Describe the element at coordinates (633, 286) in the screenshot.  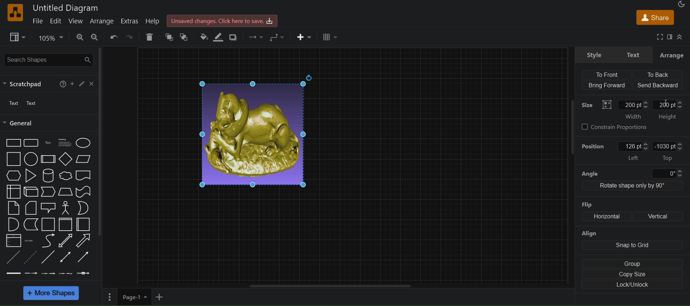
I see `Lock/unlock` at that location.